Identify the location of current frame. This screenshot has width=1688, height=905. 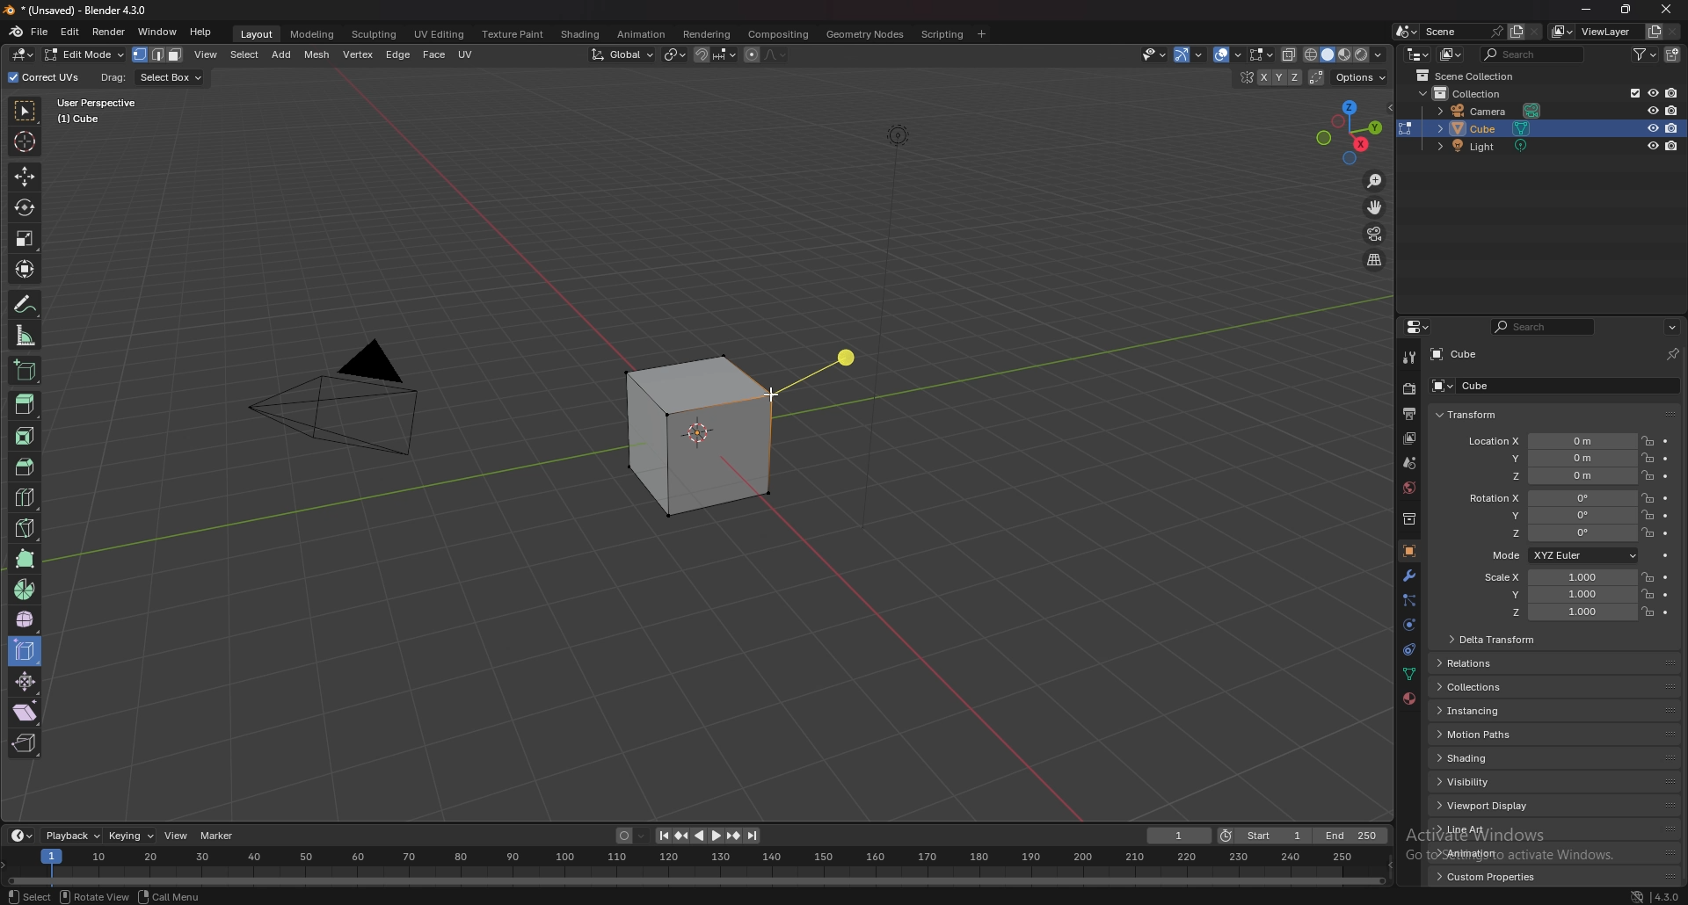
(1178, 836).